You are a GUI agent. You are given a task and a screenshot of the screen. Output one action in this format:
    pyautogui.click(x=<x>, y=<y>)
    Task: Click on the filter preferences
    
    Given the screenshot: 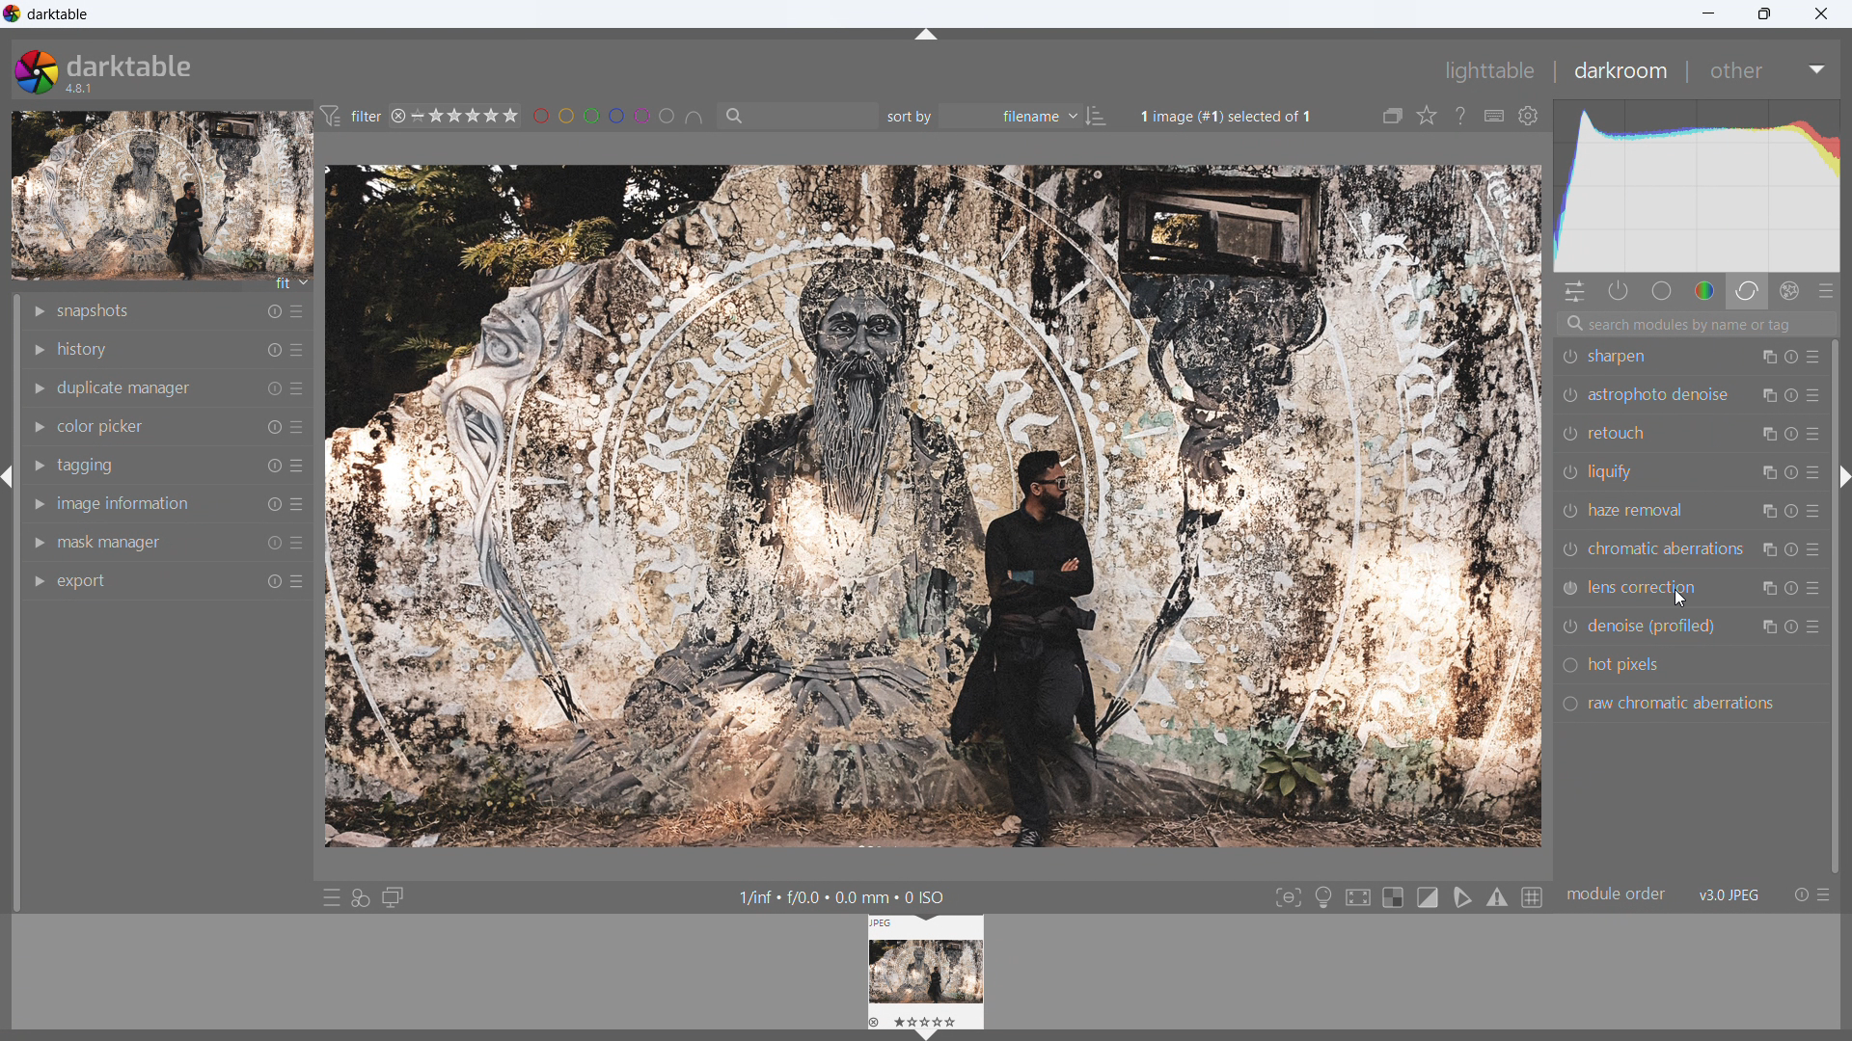 What is the action you would take?
    pyautogui.click(x=351, y=117)
    